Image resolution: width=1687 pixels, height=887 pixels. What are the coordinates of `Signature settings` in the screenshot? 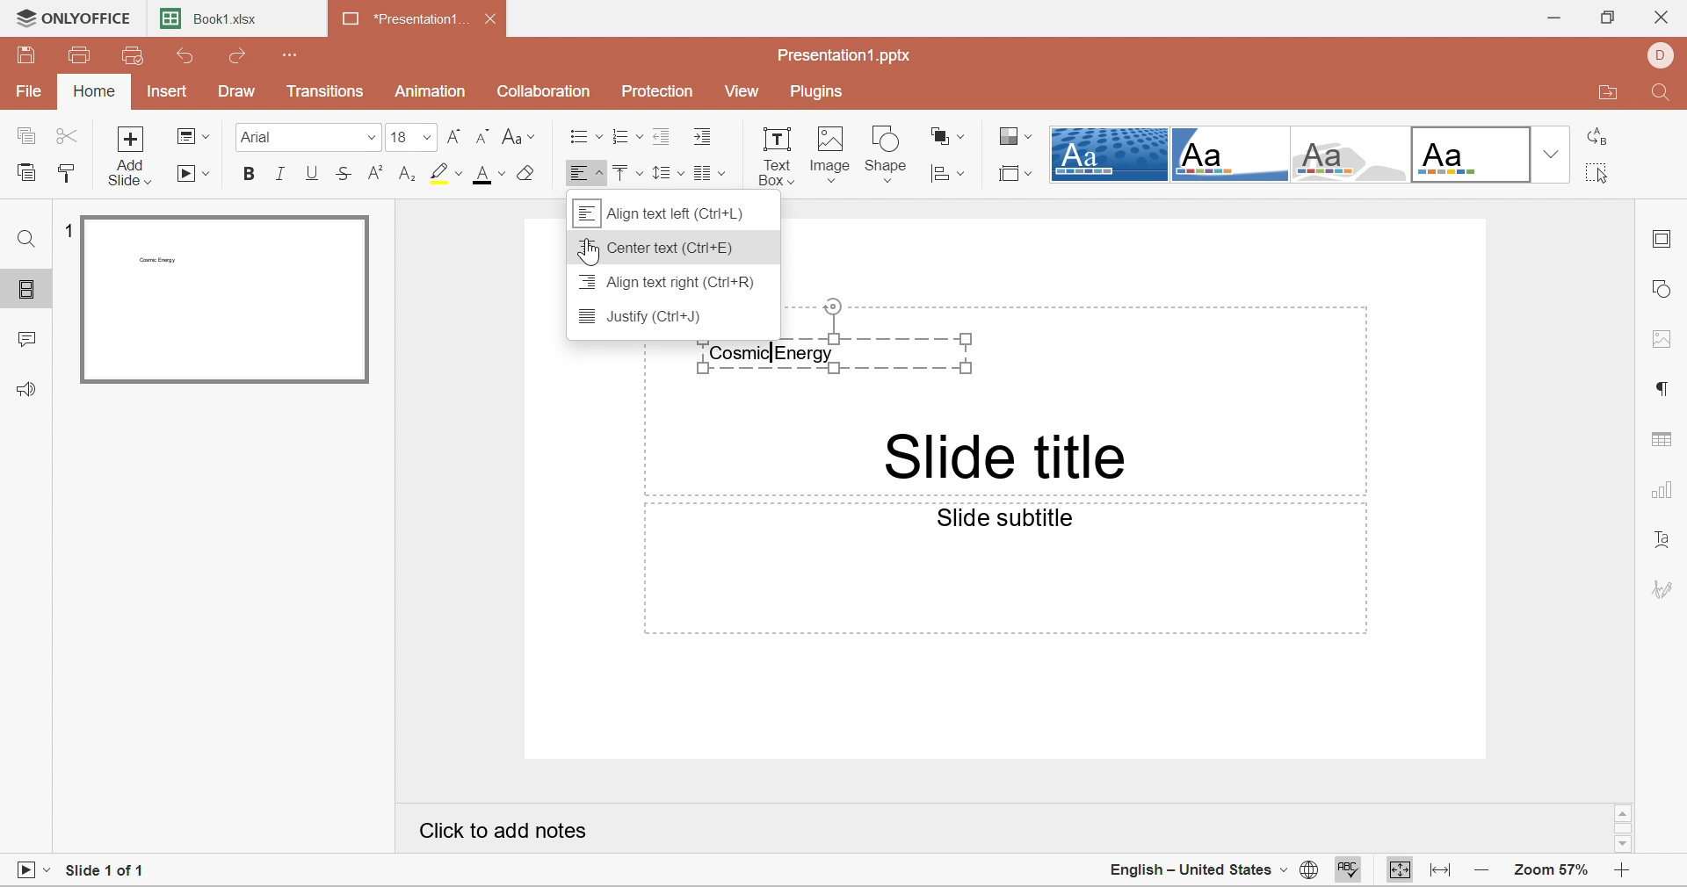 It's located at (1667, 588).